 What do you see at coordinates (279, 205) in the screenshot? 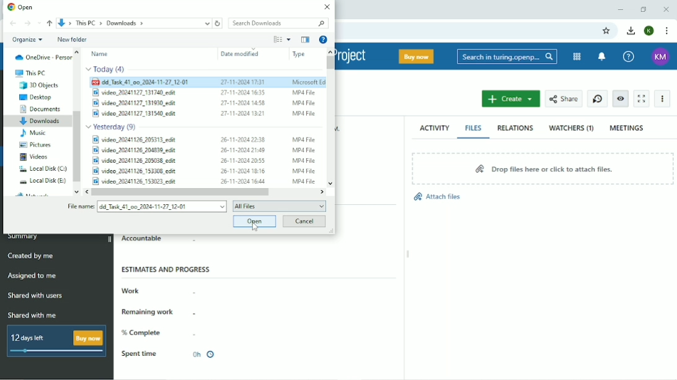
I see `All Files` at bounding box center [279, 205].